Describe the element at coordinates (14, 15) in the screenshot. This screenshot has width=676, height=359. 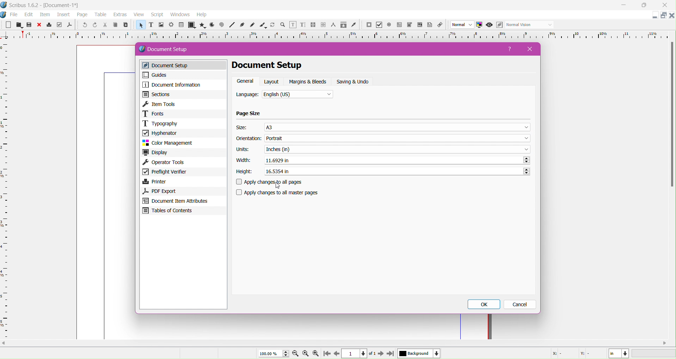
I see `file menu` at that location.